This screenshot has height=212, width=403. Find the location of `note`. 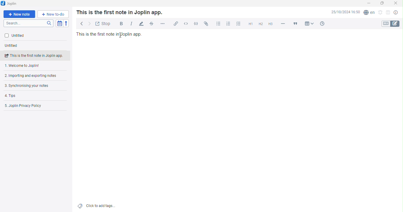

note is located at coordinates (37, 55).